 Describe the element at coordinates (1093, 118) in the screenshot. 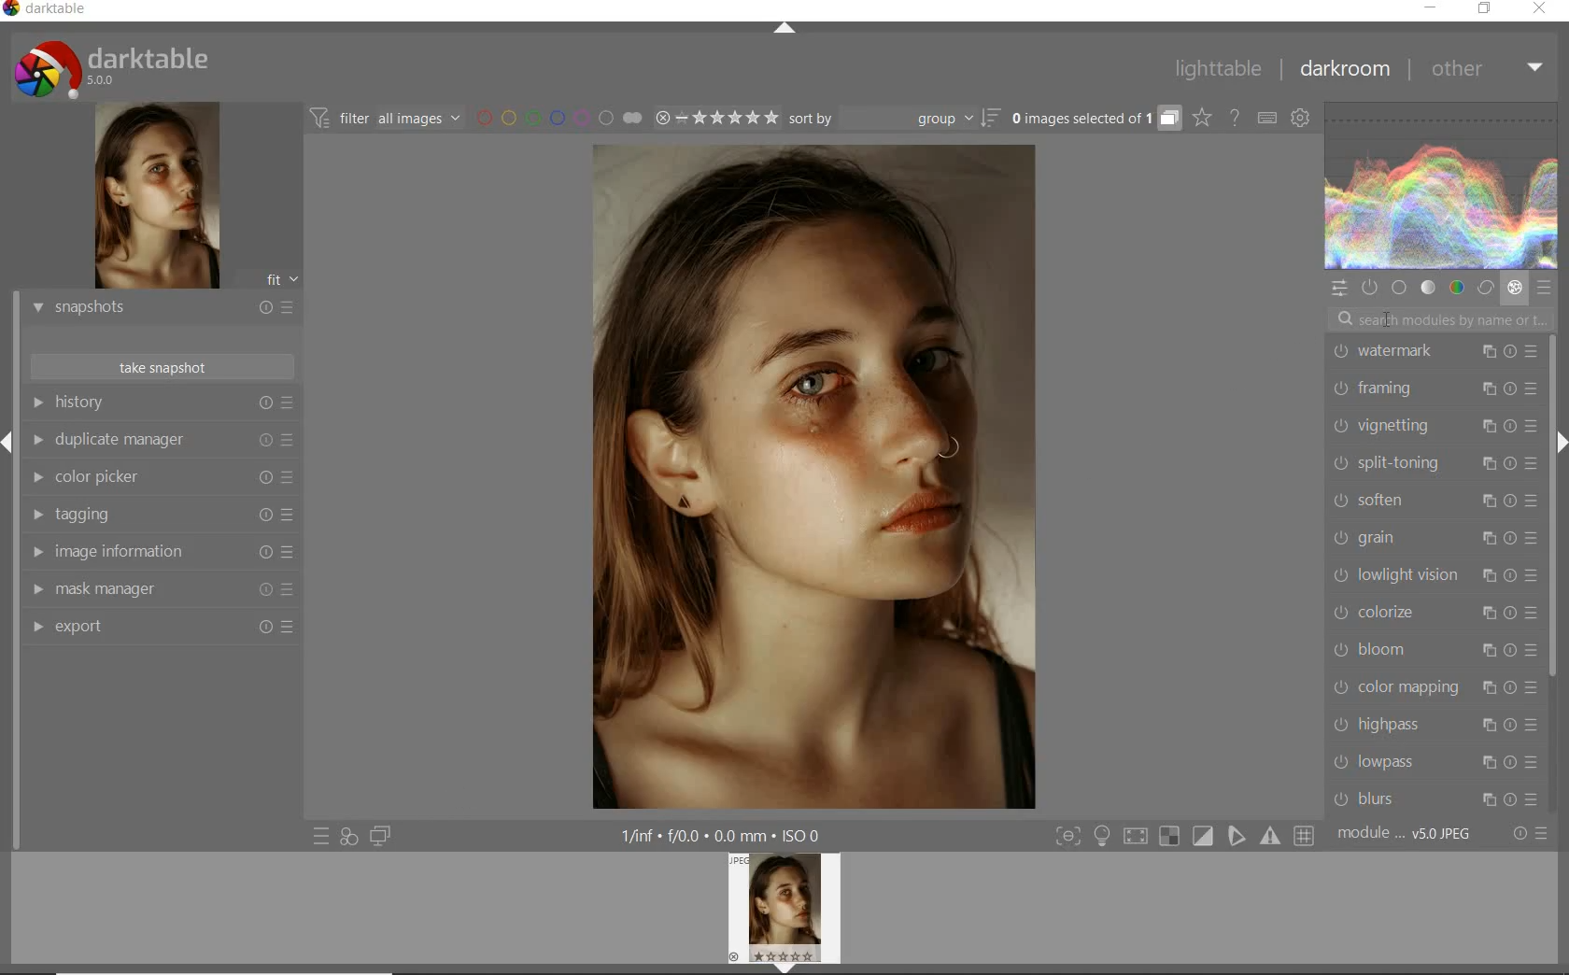

I see `expand grouped images` at that location.